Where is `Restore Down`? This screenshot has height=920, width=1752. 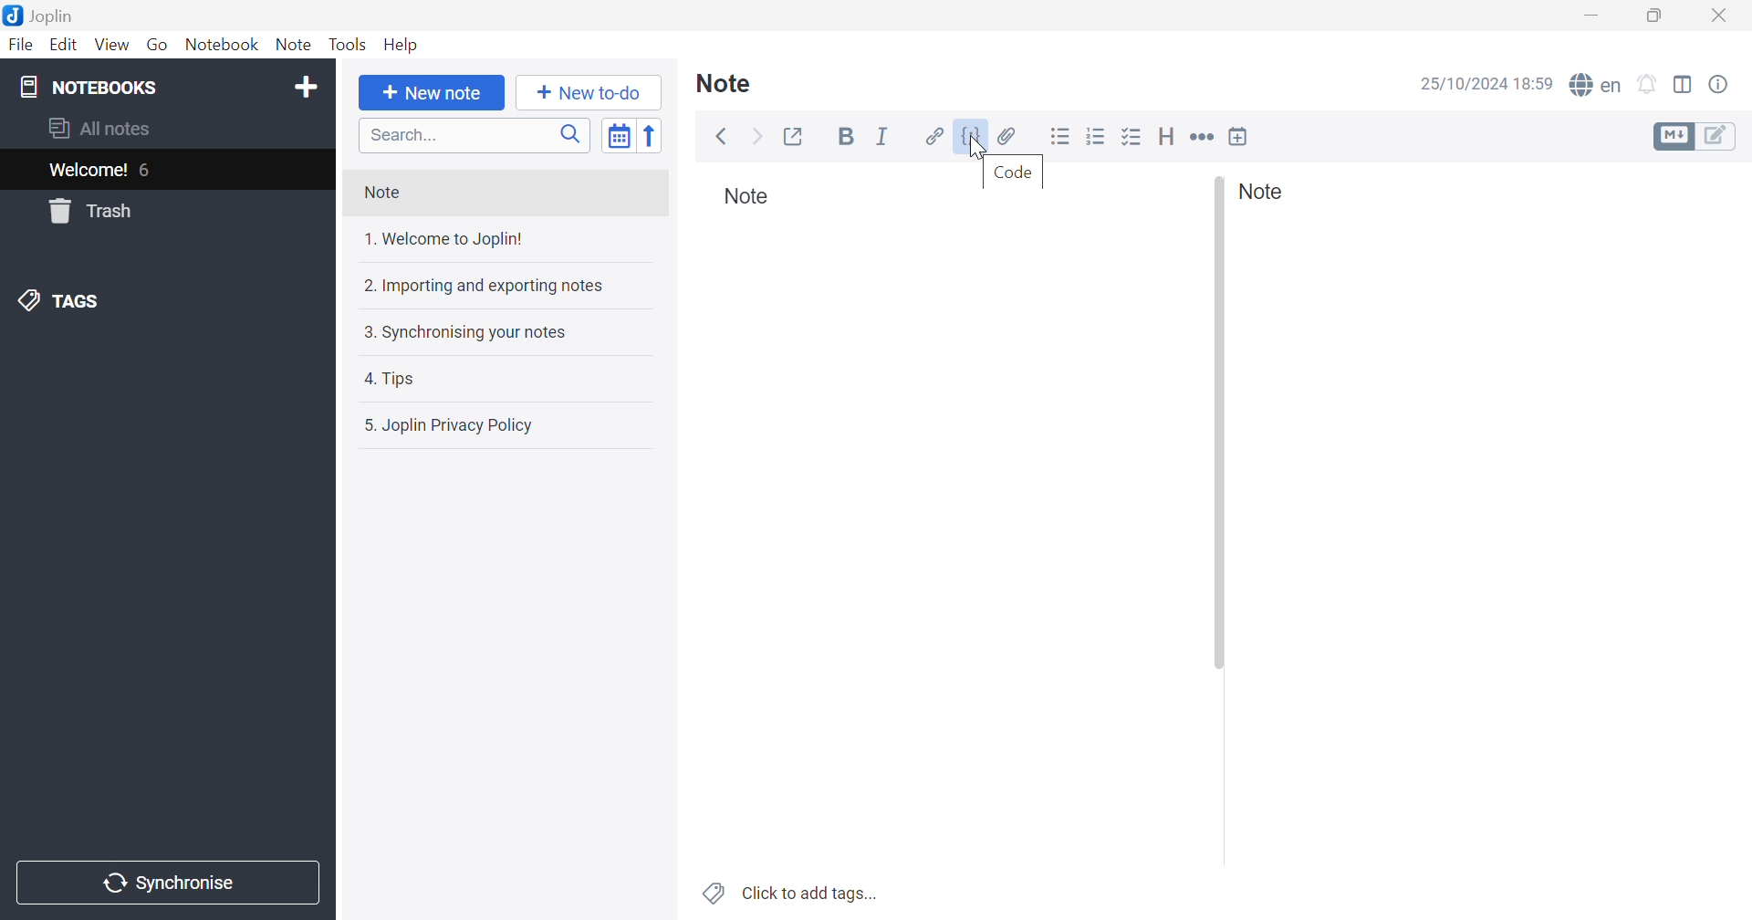
Restore Down is located at coordinates (1655, 18).